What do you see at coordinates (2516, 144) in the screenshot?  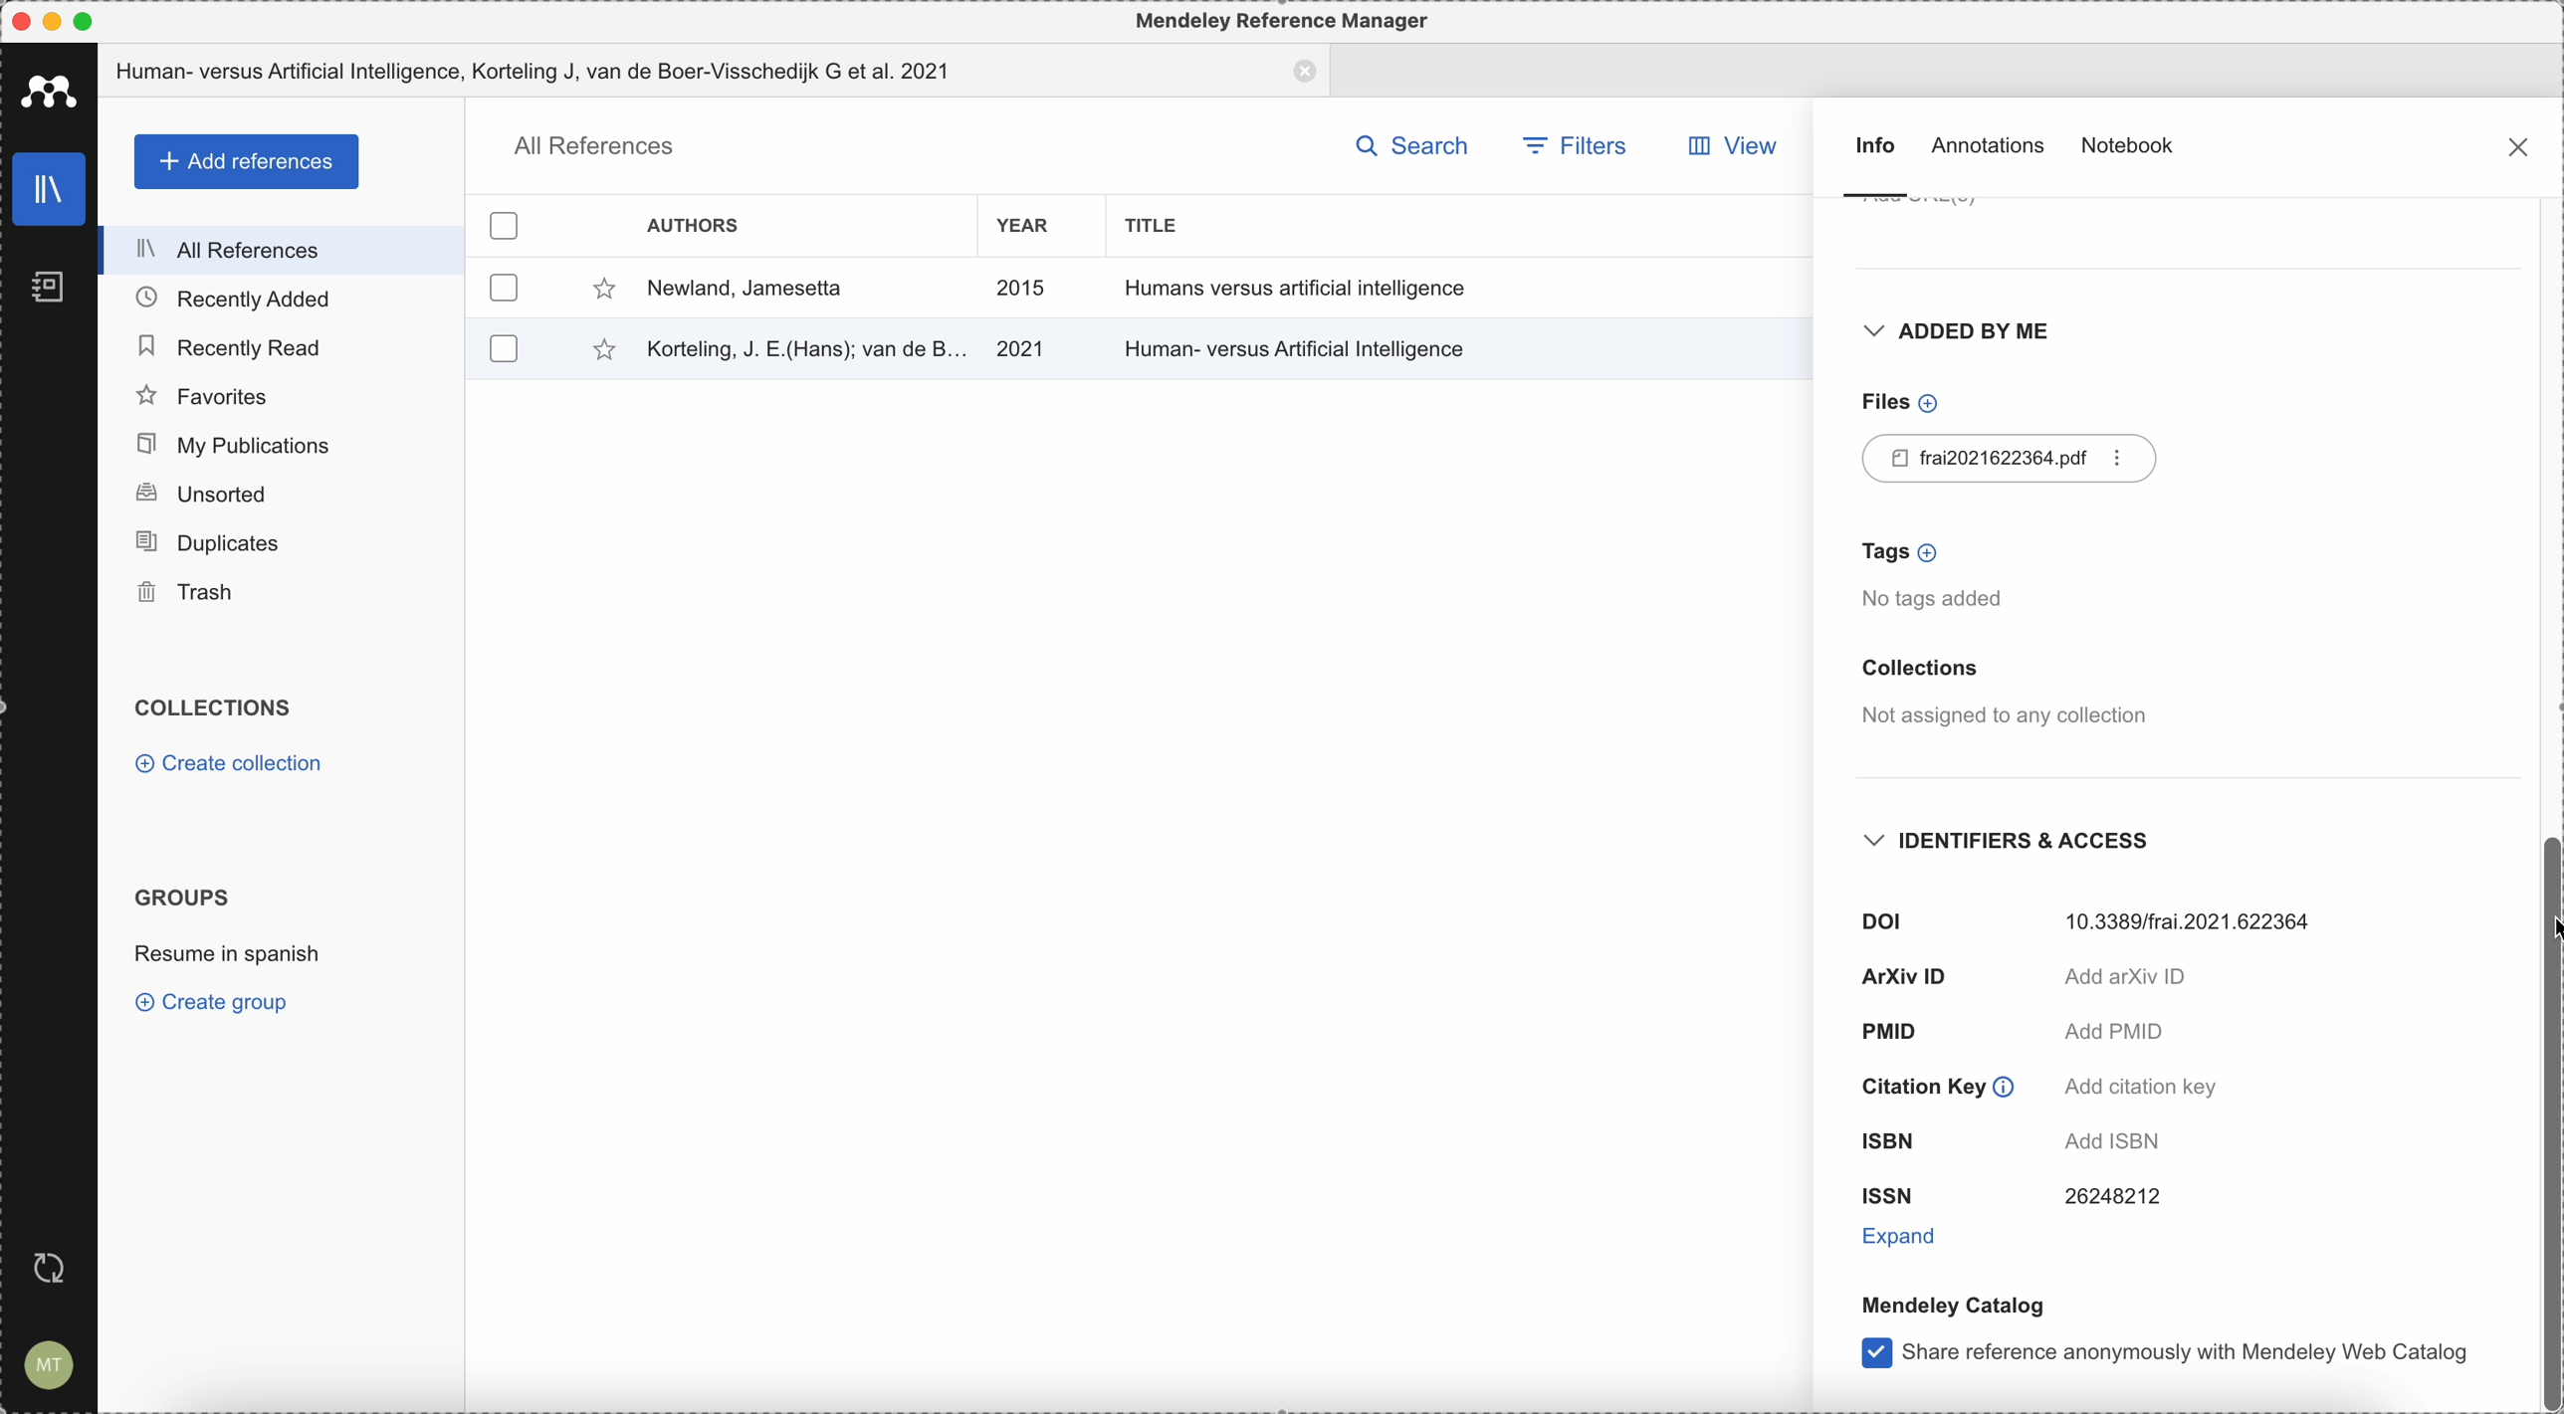 I see `close` at bounding box center [2516, 144].